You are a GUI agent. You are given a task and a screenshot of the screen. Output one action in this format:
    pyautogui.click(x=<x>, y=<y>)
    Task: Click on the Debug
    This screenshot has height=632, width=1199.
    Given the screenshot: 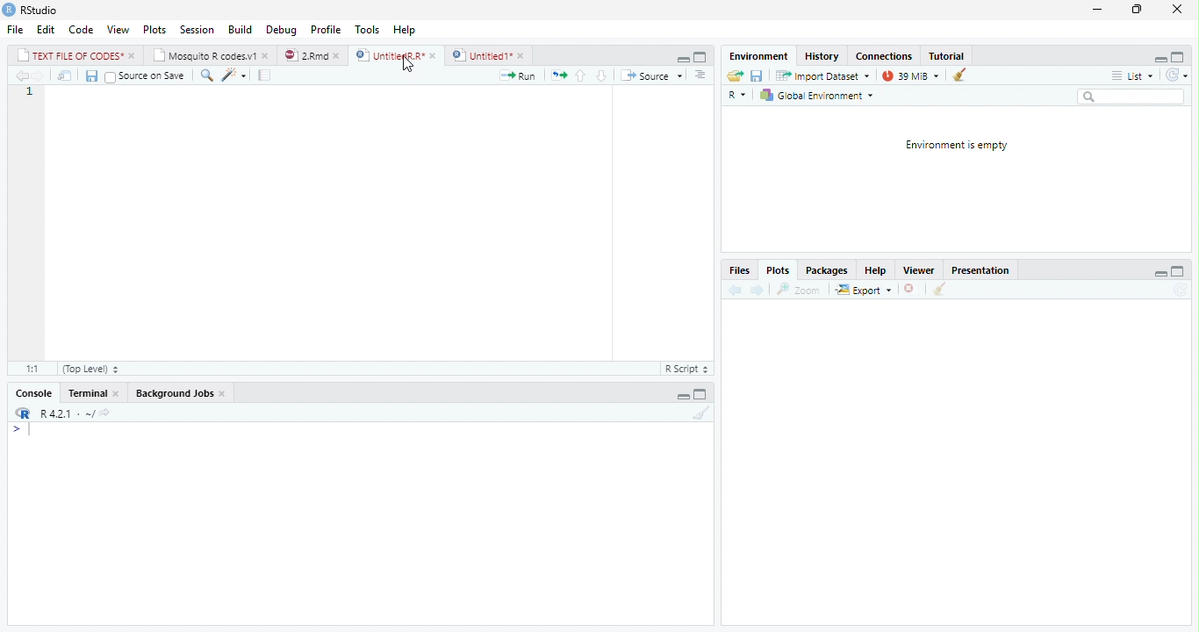 What is the action you would take?
    pyautogui.click(x=280, y=31)
    